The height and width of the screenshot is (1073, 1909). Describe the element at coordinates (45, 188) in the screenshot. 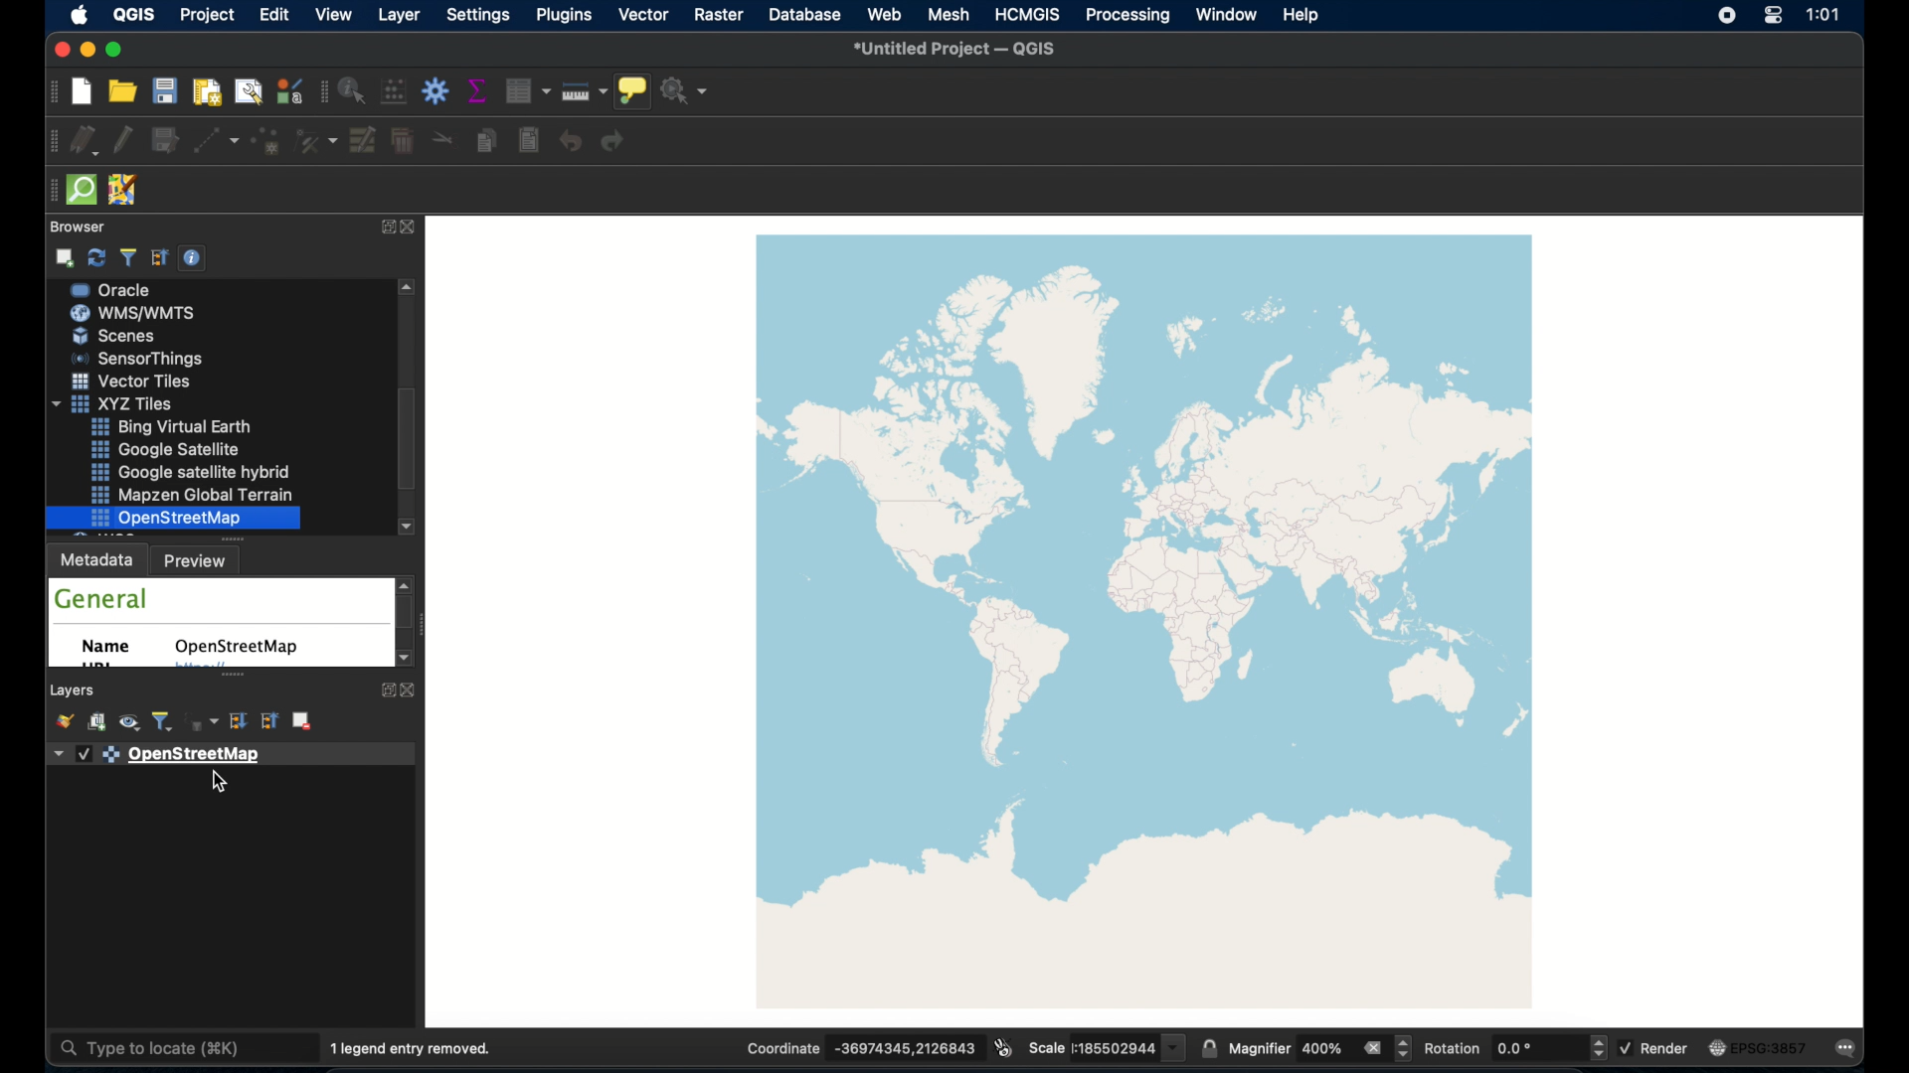

I see `drag handle` at that location.